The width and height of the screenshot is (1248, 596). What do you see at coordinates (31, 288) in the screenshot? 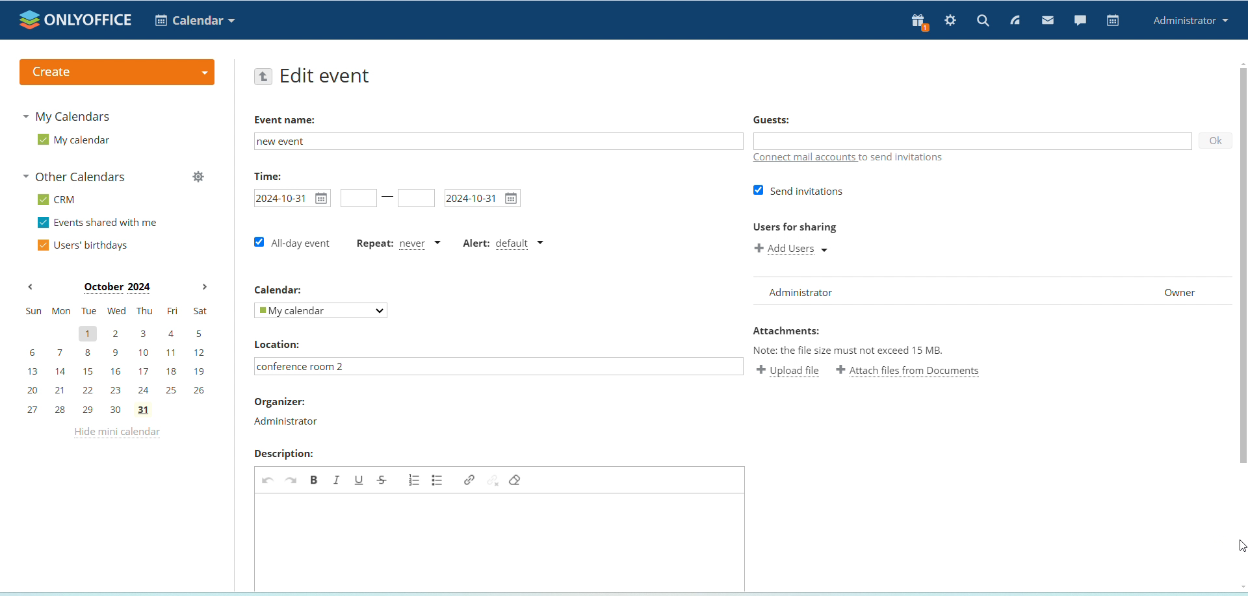
I see `previous month` at bounding box center [31, 288].